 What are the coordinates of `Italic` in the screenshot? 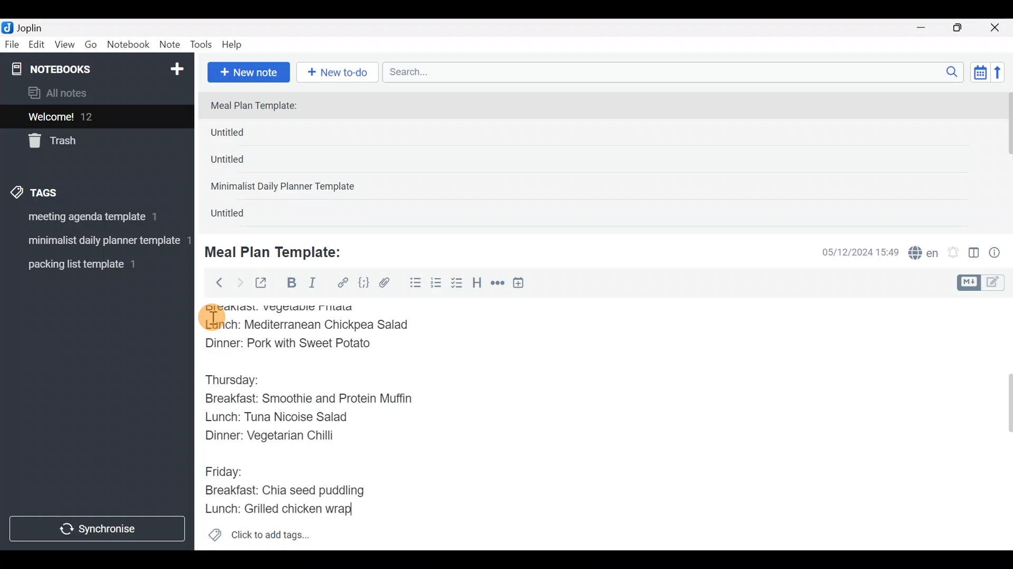 It's located at (311, 285).